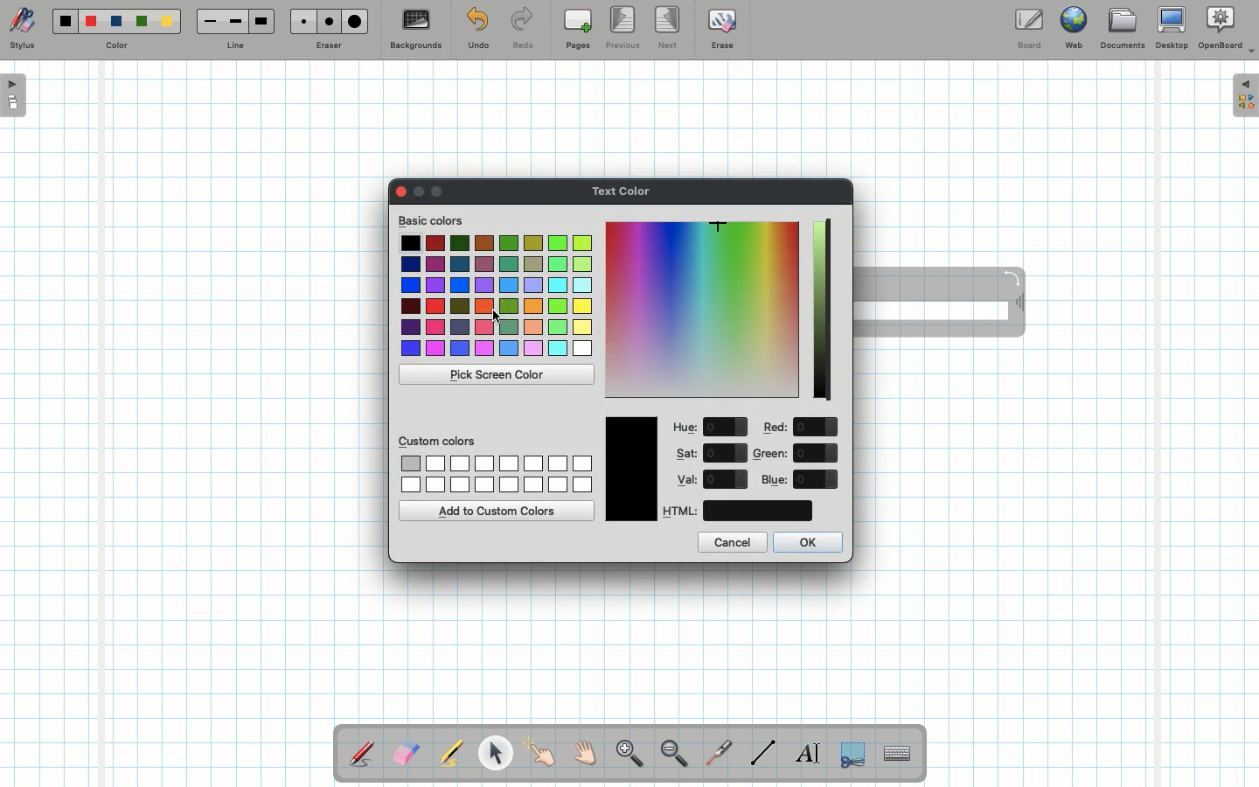  What do you see at coordinates (363, 753) in the screenshot?
I see `Stylus` at bounding box center [363, 753].